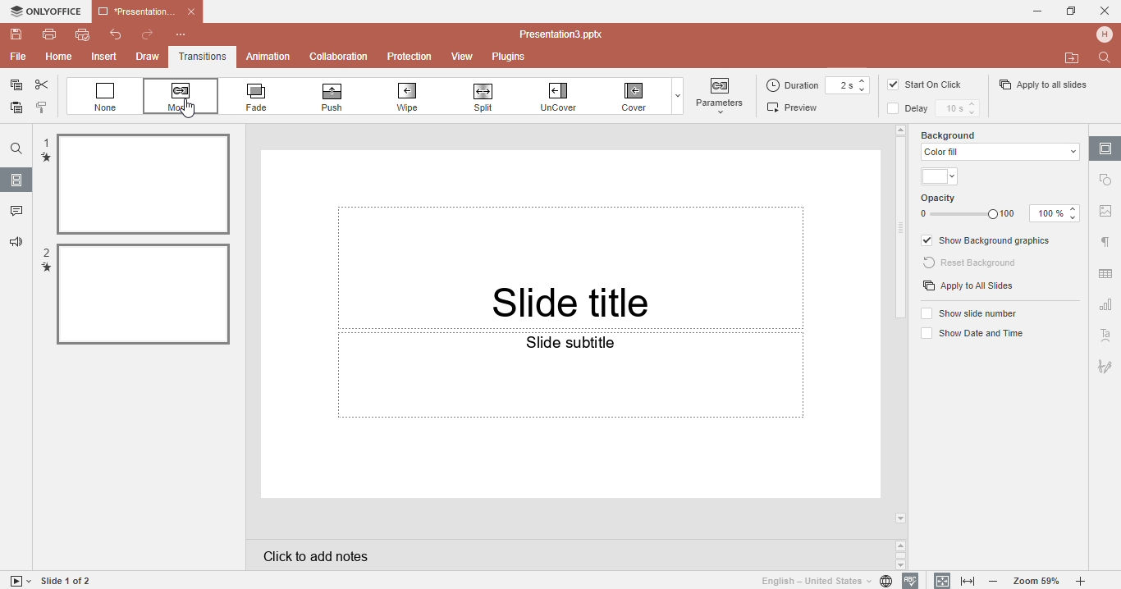 The image size is (1121, 589). What do you see at coordinates (339, 57) in the screenshot?
I see `Collabration` at bounding box center [339, 57].